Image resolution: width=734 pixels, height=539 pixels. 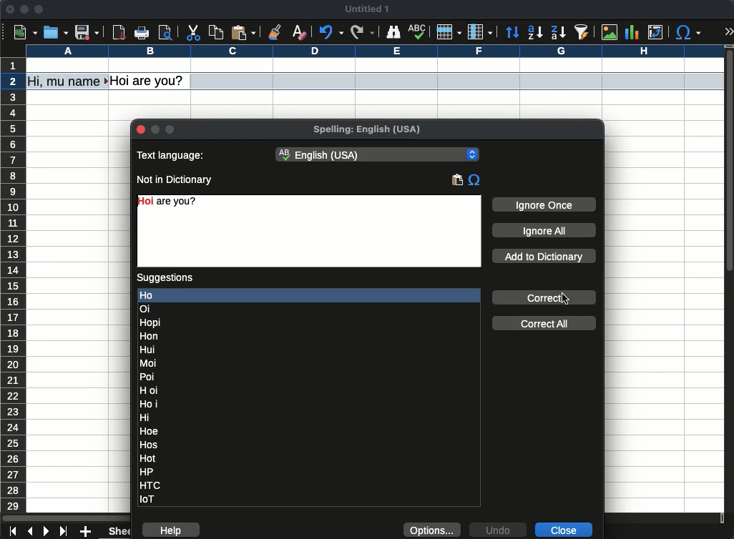 What do you see at coordinates (14, 303) in the screenshot?
I see `row` at bounding box center [14, 303].